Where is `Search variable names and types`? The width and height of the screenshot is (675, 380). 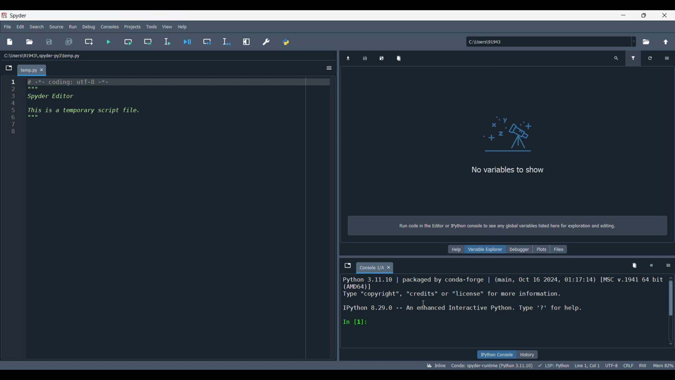 Search variable names and types is located at coordinates (616, 58).